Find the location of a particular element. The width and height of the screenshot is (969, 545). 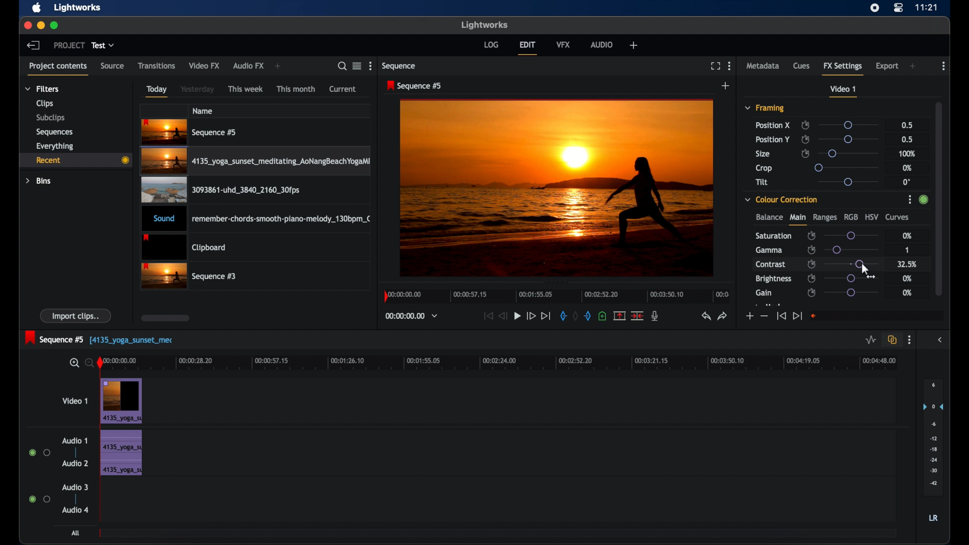

slider is located at coordinates (847, 125).